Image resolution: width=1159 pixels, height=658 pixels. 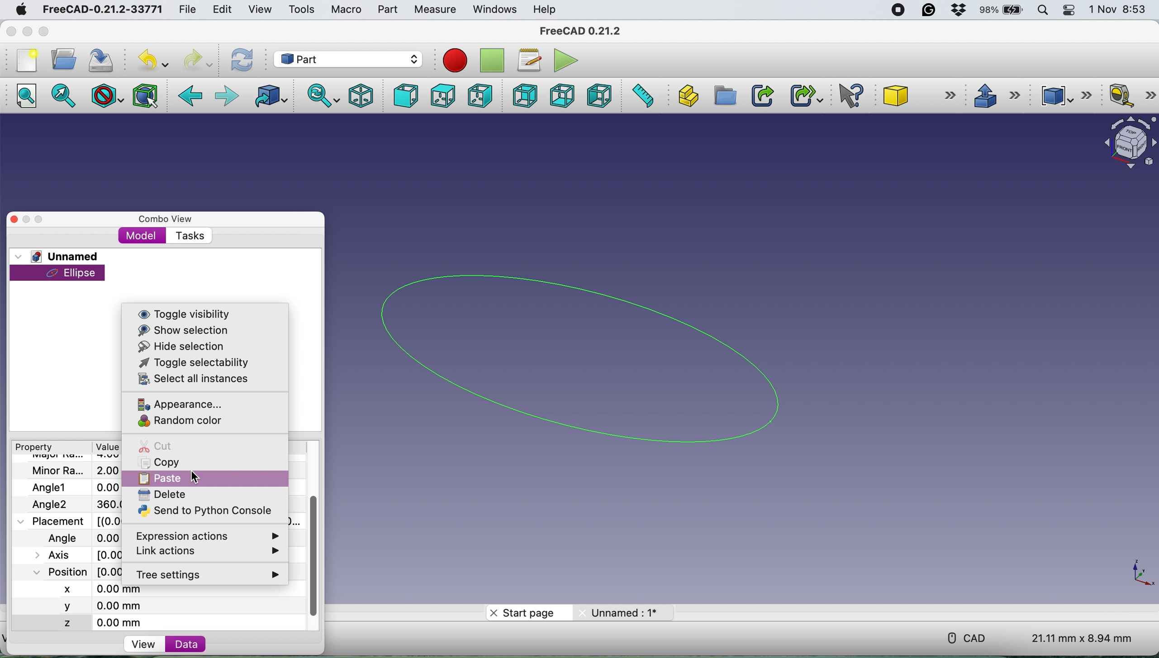 I want to click on spotlight search, so click(x=1043, y=11).